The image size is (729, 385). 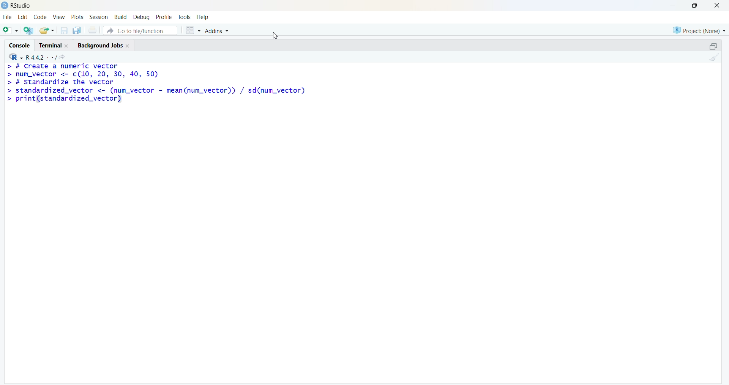 What do you see at coordinates (11, 30) in the screenshot?
I see `add file as` at bounding box center [11, 30].